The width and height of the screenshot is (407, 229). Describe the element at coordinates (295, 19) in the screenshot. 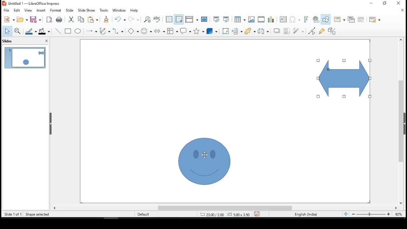

I see `insert special characters` at that location.